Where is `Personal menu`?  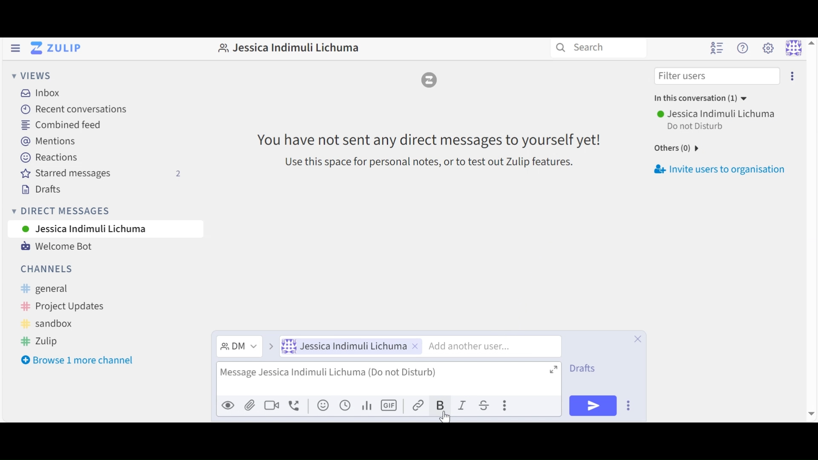 Personal menu is located at coordinates (801, 47).